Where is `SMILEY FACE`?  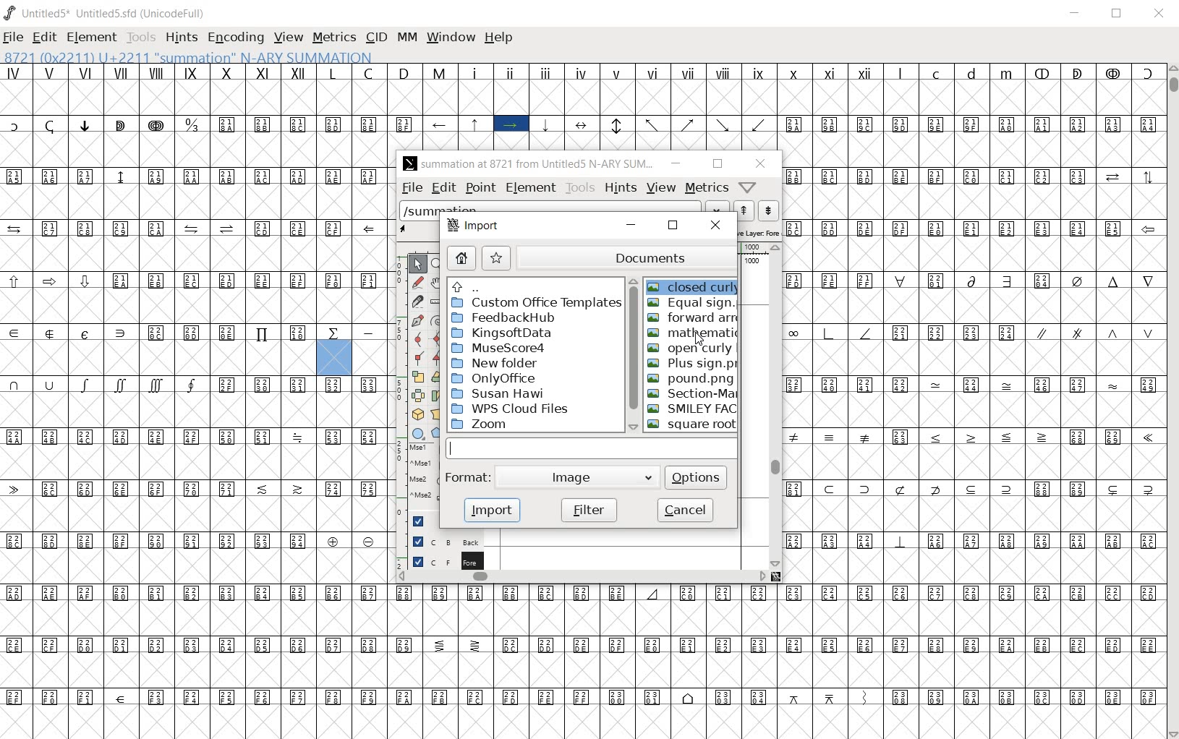
SMILEY FACE is located at coordinates (694, 409).